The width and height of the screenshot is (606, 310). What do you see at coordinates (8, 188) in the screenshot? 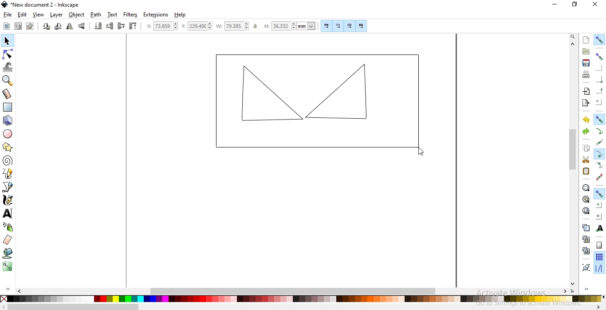
I see `draw bezier curves and straight lines` at bounding box center [8, 188].